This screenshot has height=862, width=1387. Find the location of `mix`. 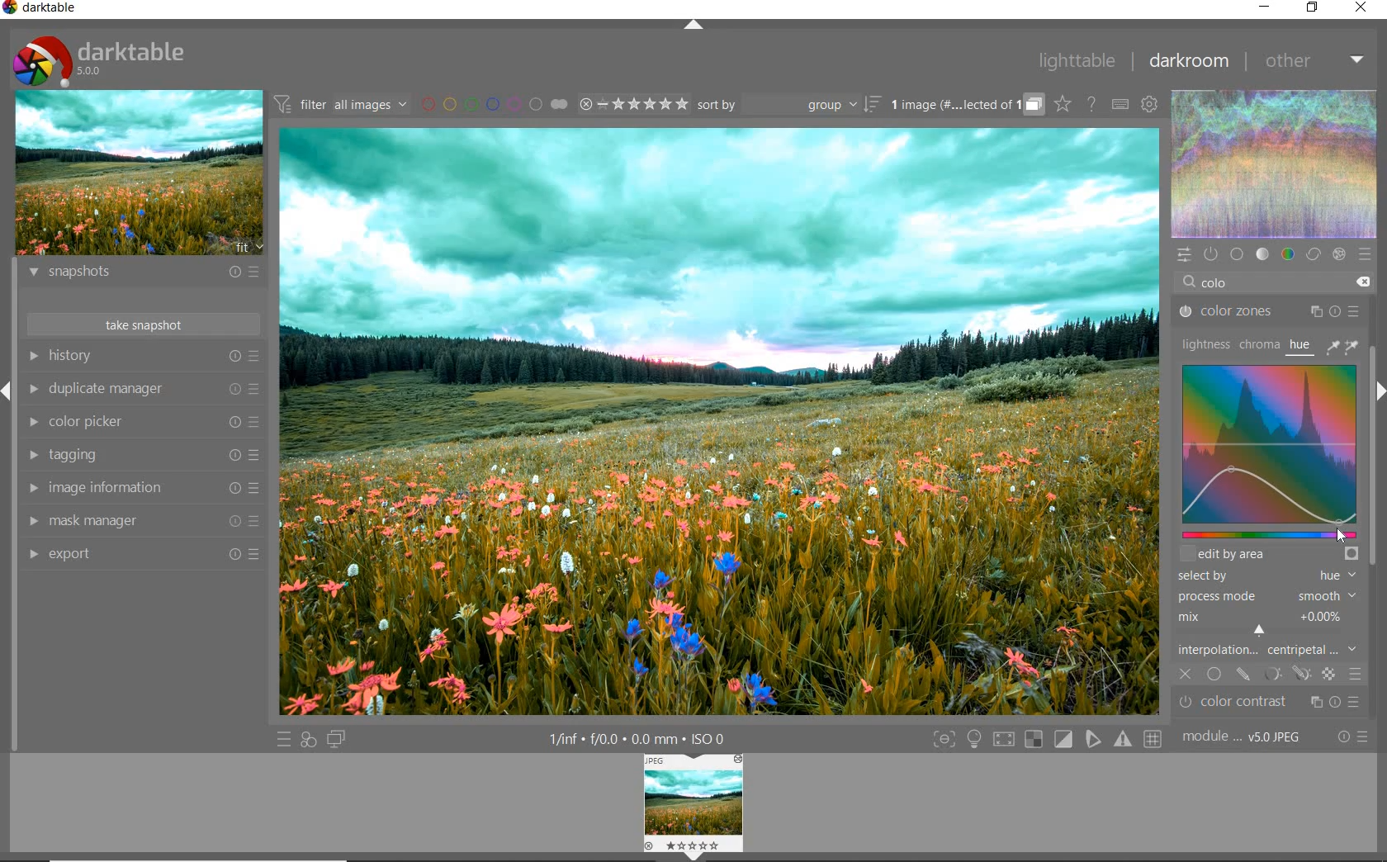

mix is located at coordinates (1270, 623).